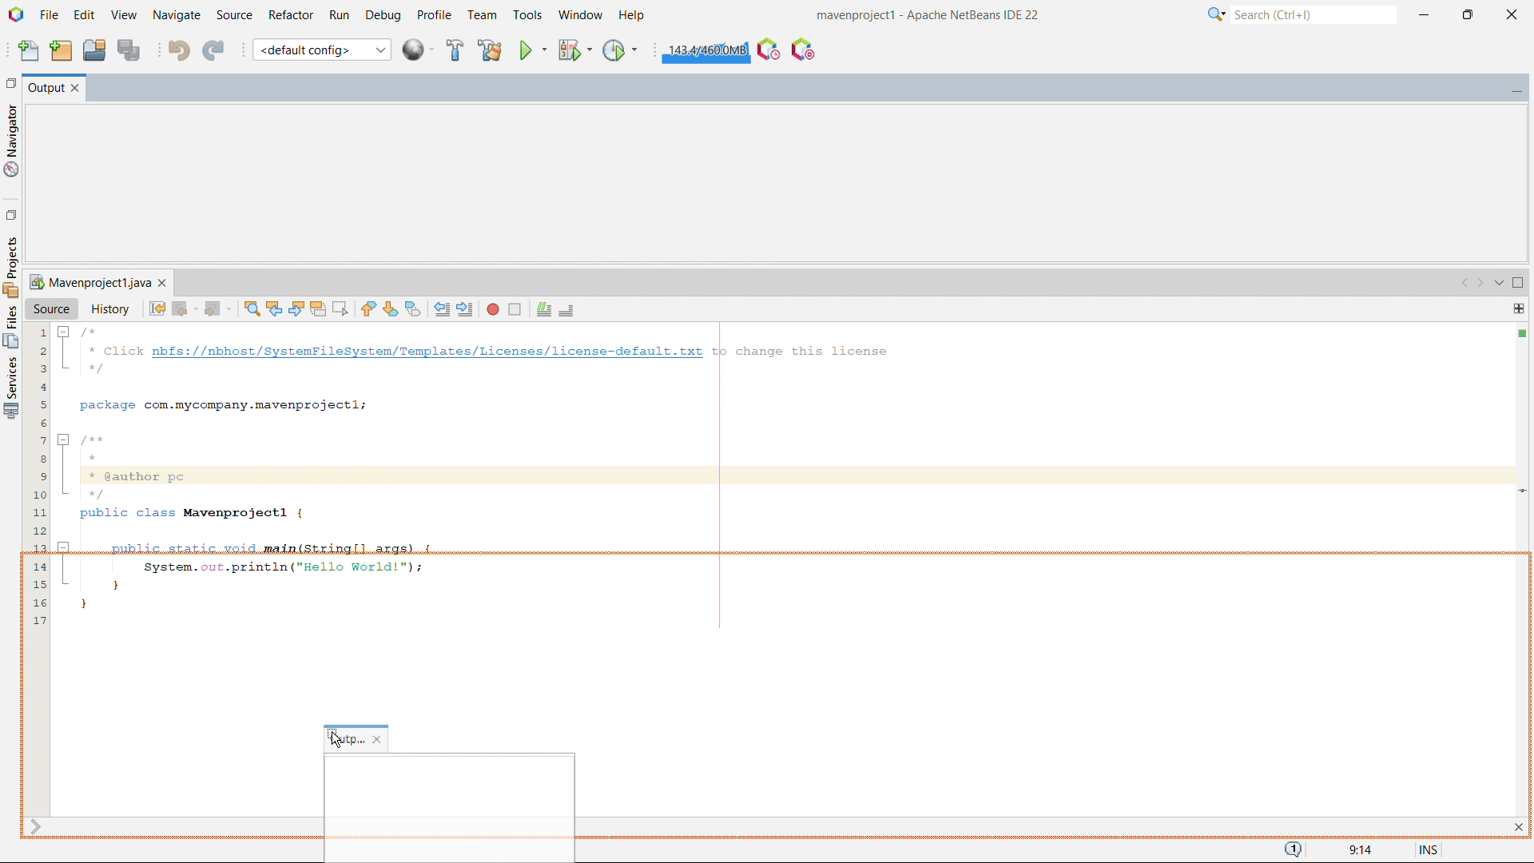  Describe the element at coordinates (185, 308) in the screenshot. I see `back` at that location.